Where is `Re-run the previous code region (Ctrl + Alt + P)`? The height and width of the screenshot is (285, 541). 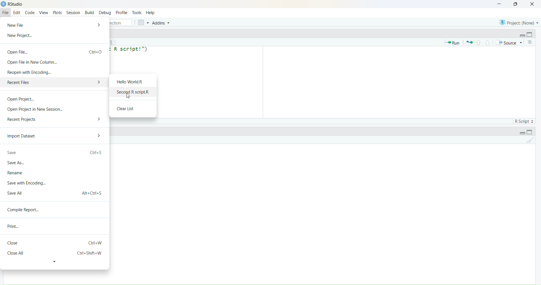 Re-run the previous code region (Ctrl + Alt + P) is located at coordinates (469, 42).